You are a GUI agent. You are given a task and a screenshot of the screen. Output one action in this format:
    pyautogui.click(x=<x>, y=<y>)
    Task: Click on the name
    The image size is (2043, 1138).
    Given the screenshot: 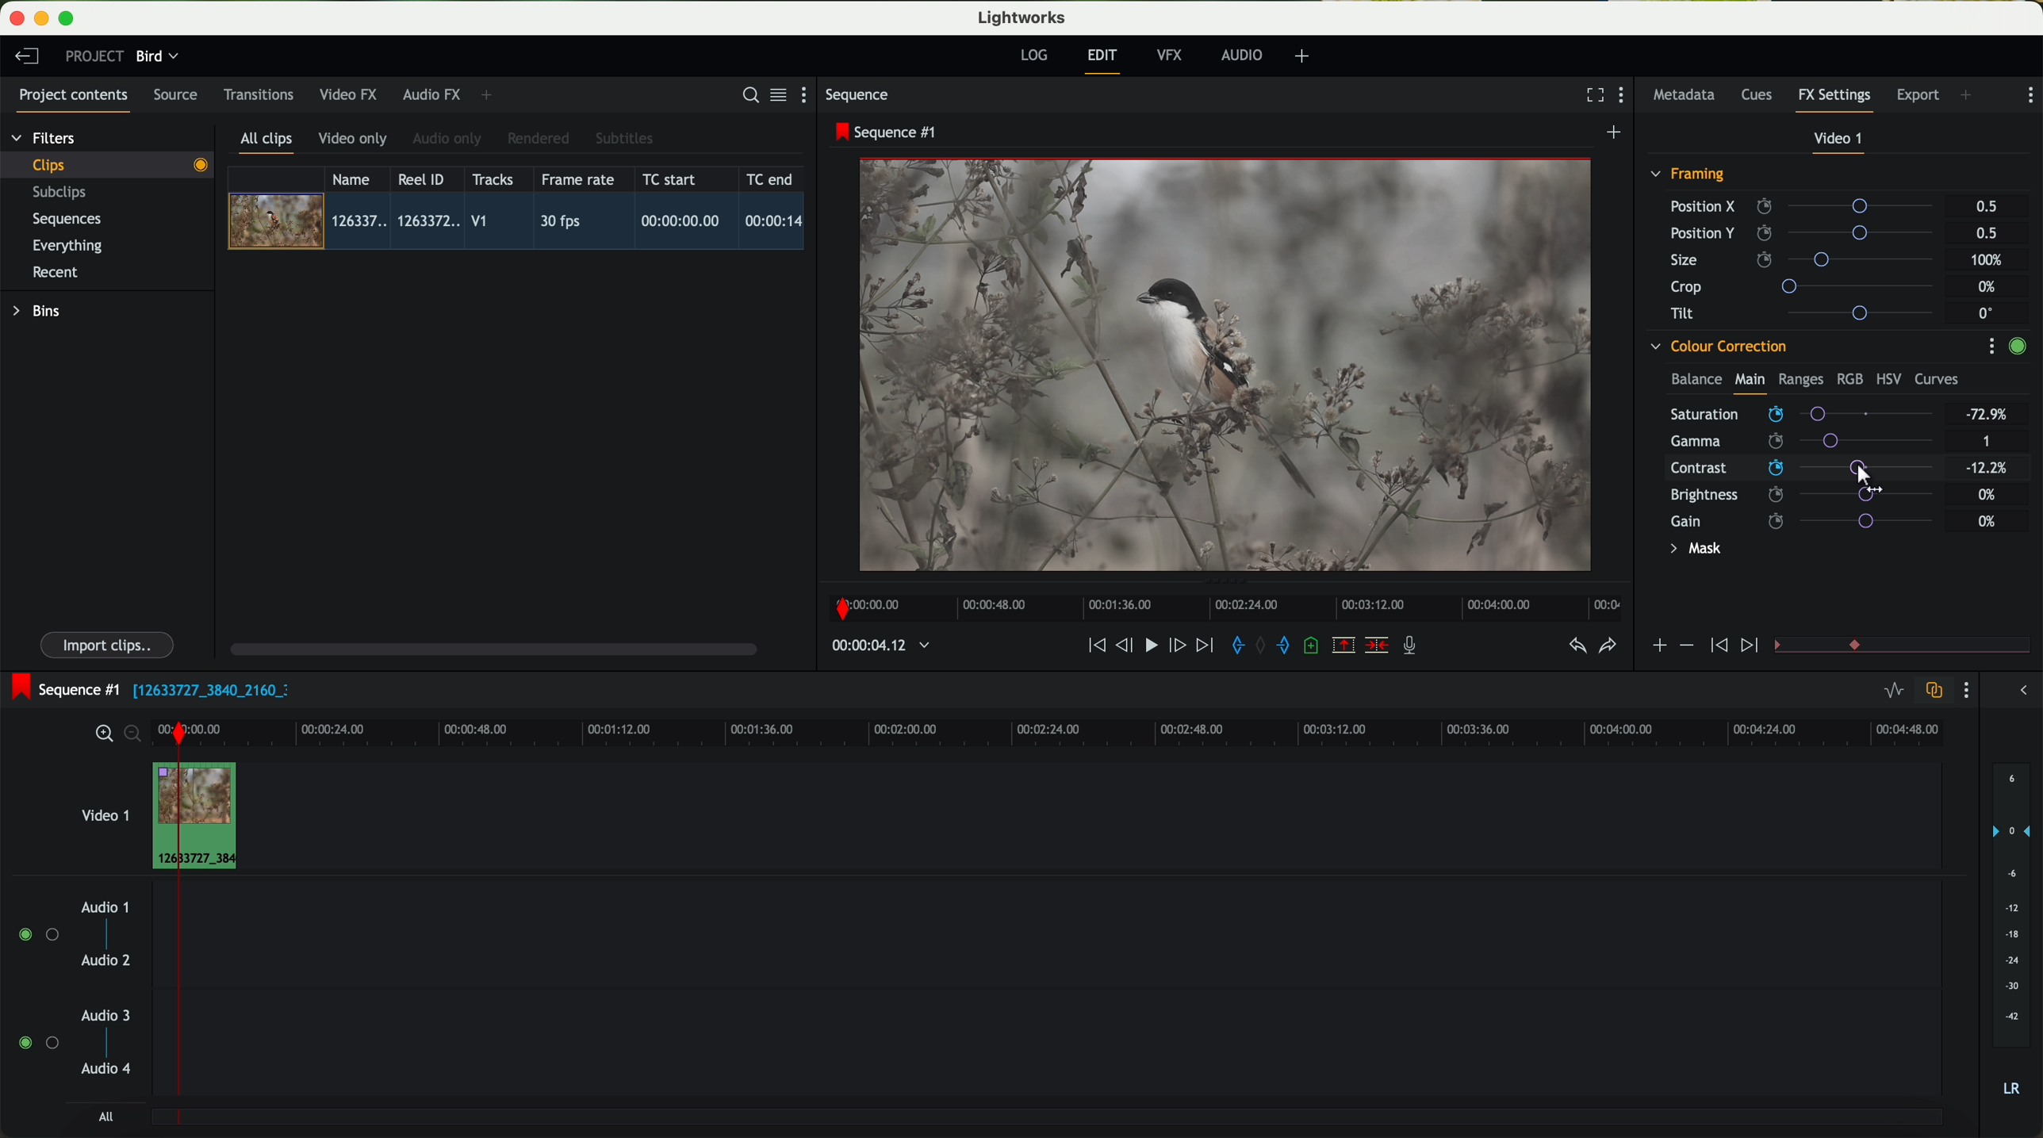 What is the action you would take?
    pyautogui.click(x=357, y=179)
    